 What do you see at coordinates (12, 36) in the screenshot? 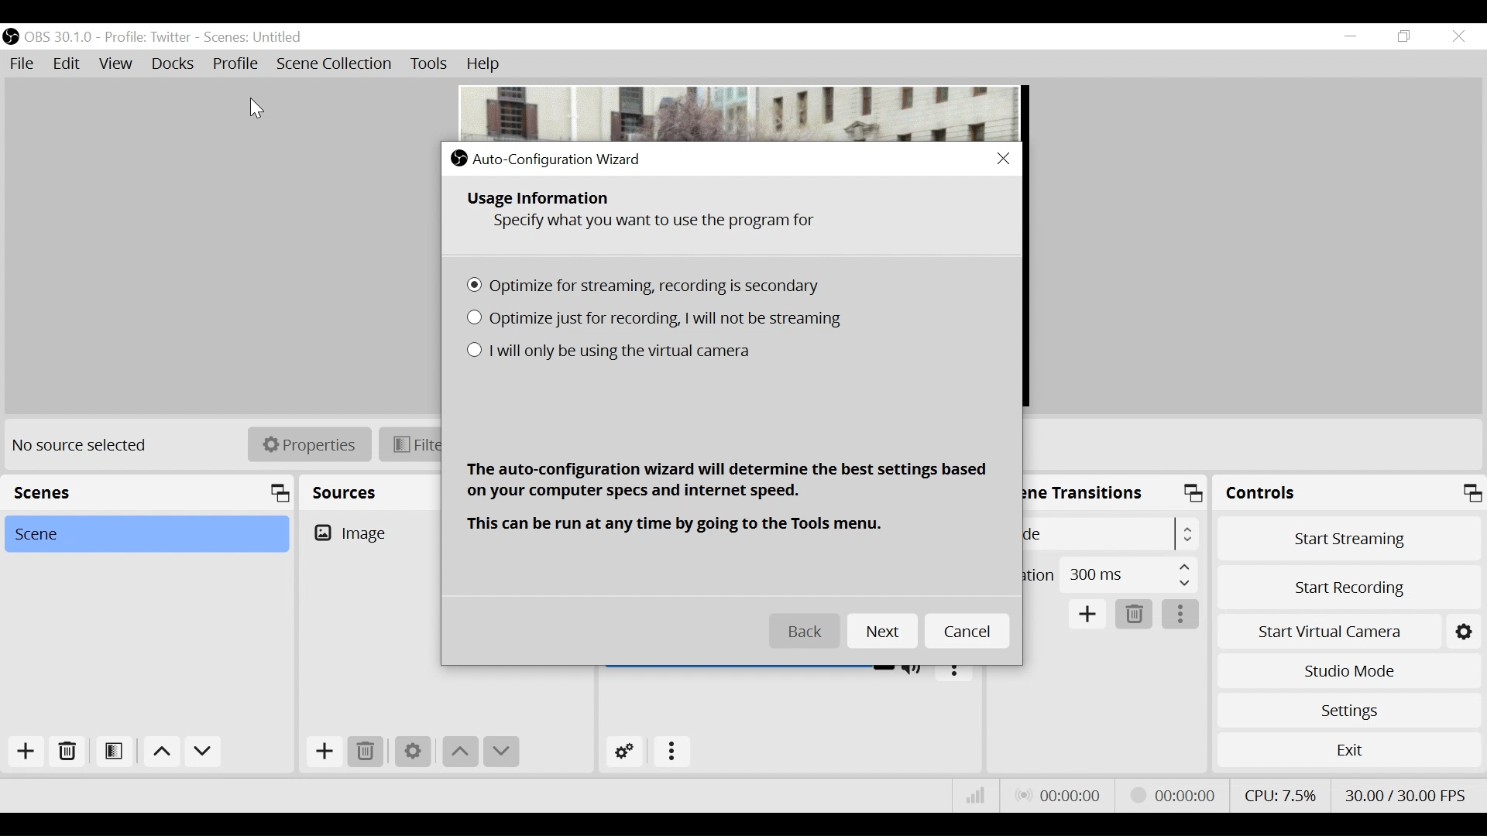
I see `OBS Studio Desktop Icon` at bounding box center [12, 36].